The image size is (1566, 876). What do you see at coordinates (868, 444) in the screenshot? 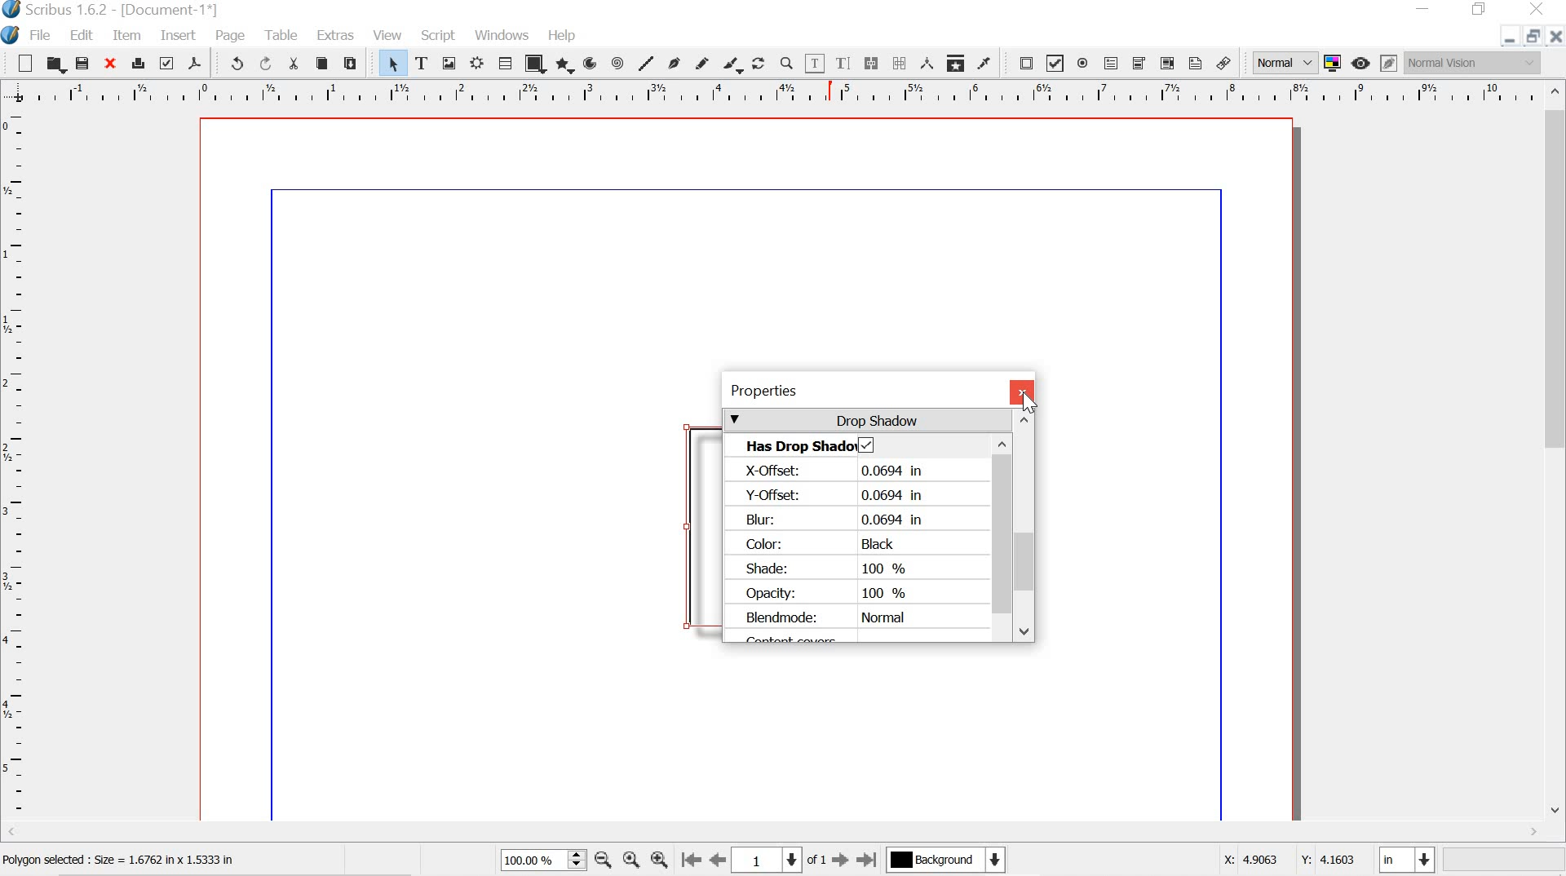
I see `drop shadow selected` at bounding box center [868, 444].